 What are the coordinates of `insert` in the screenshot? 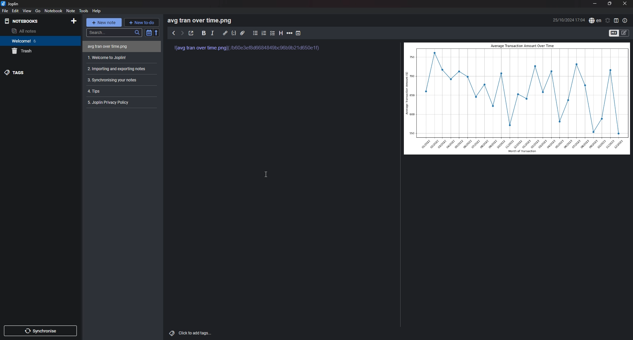 It's located at (213, 33).